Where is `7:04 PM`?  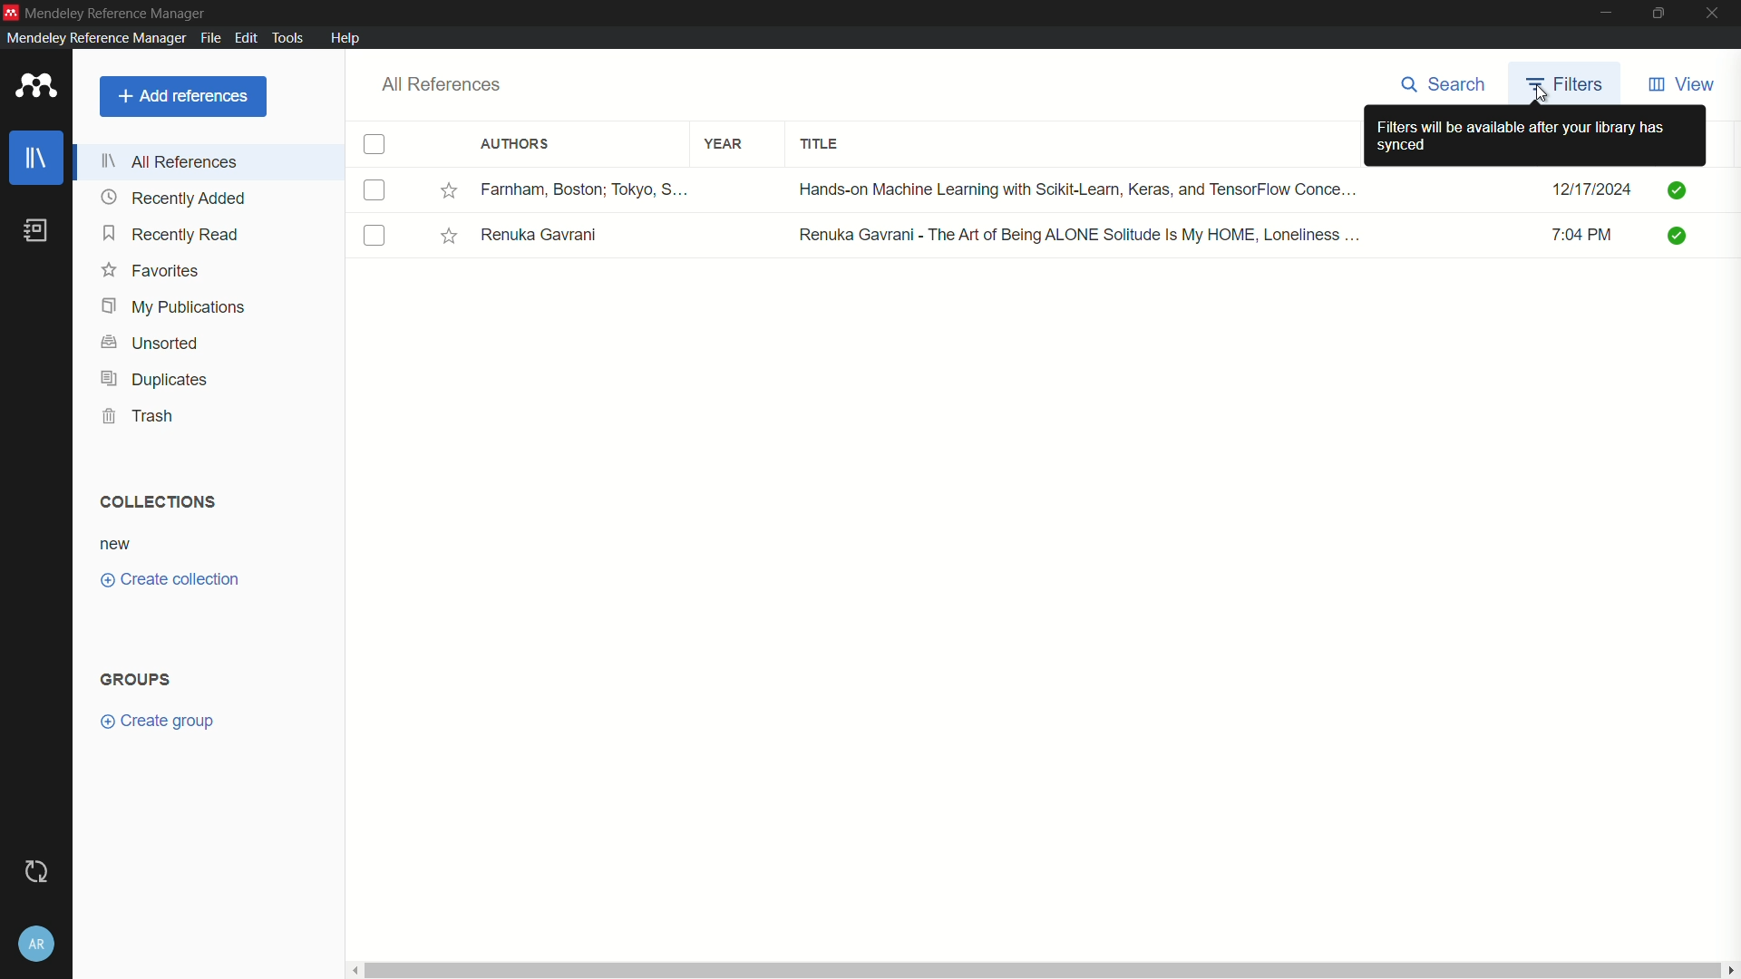
7:04 PM is located at coordinates (1584, 233).